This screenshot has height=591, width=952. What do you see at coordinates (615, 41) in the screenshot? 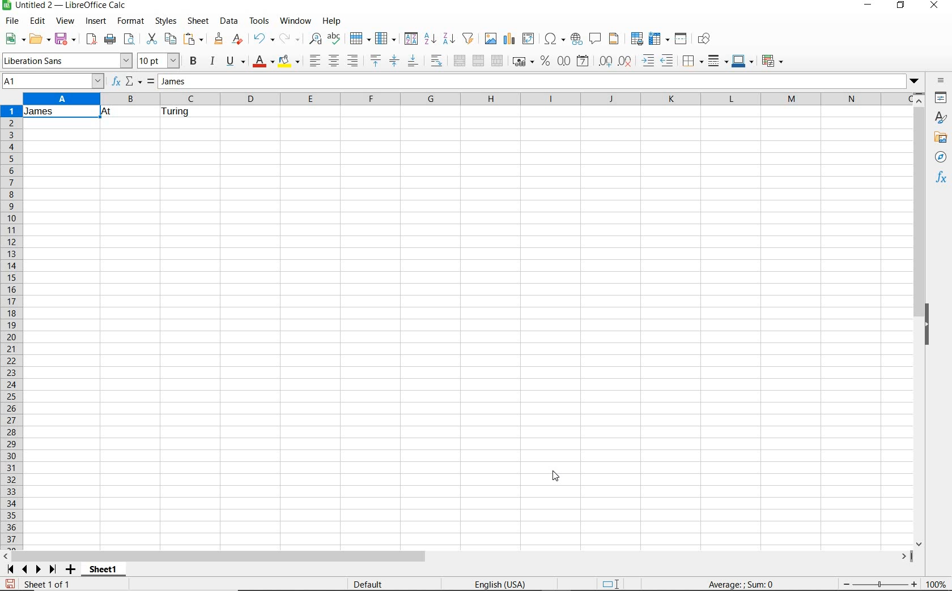
I see `headers and footers` at bounding box center [615, 41].